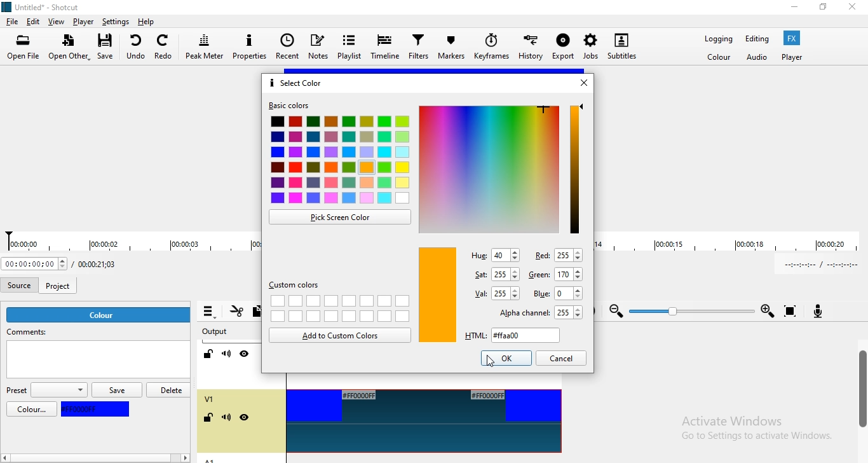 The height and width of the screenshot is (463, 868). Describe the element at coordinates (562, 49) in the screenshot. I see `Export` at that location.